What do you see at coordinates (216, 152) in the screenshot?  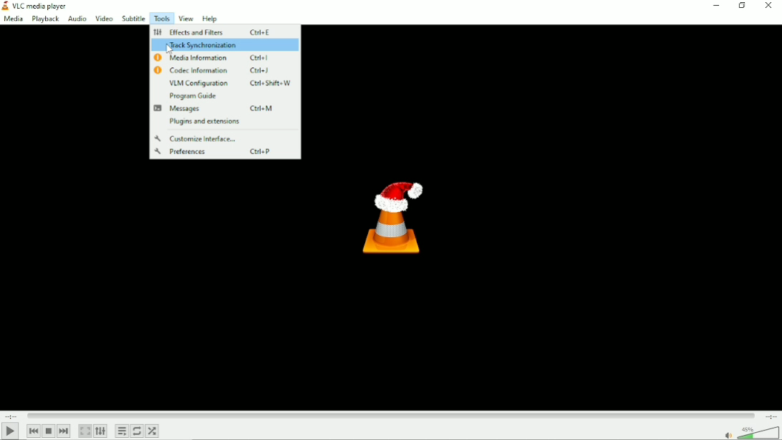 I see `Preferences` at bounding box center [216, 152].